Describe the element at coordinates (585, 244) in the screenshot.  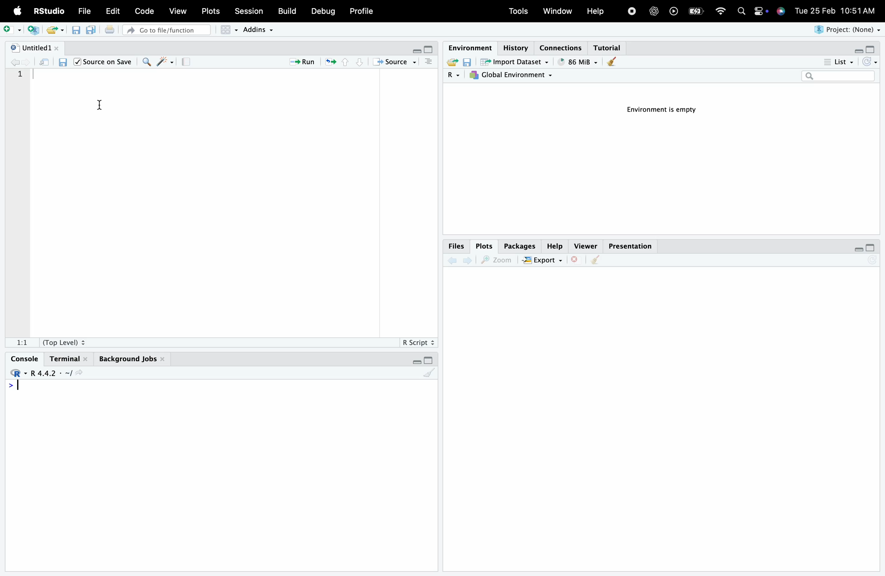
I see `Viewer` at that location.